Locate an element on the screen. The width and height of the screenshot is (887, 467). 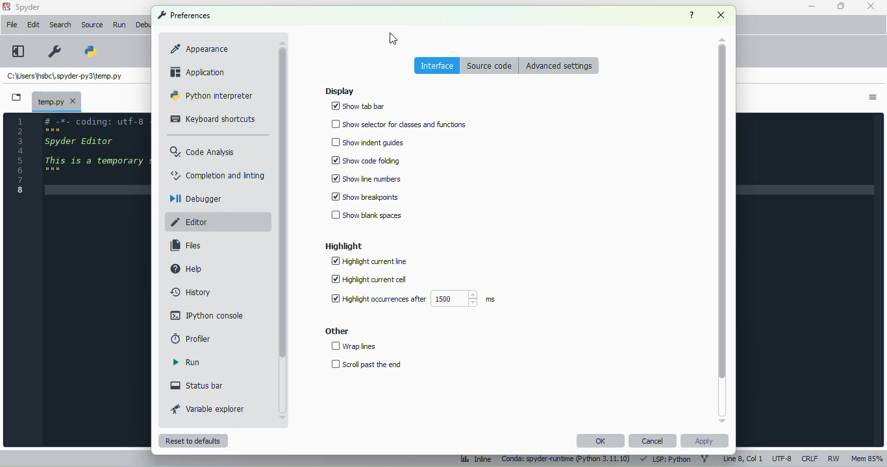
cancel is located at coordinates (652, 441).